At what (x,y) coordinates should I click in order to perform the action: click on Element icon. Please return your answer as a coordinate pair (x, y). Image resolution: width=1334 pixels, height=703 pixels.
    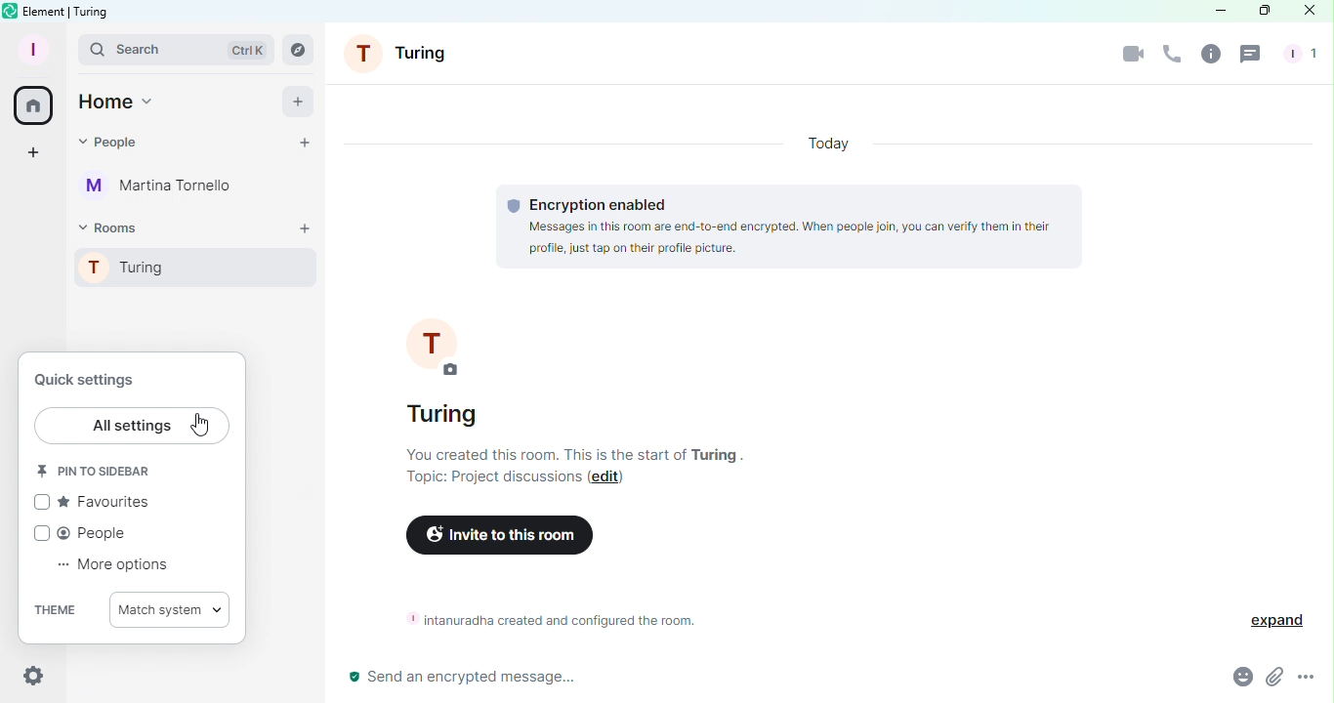
    Looking at the image, I should click on (9, 11).